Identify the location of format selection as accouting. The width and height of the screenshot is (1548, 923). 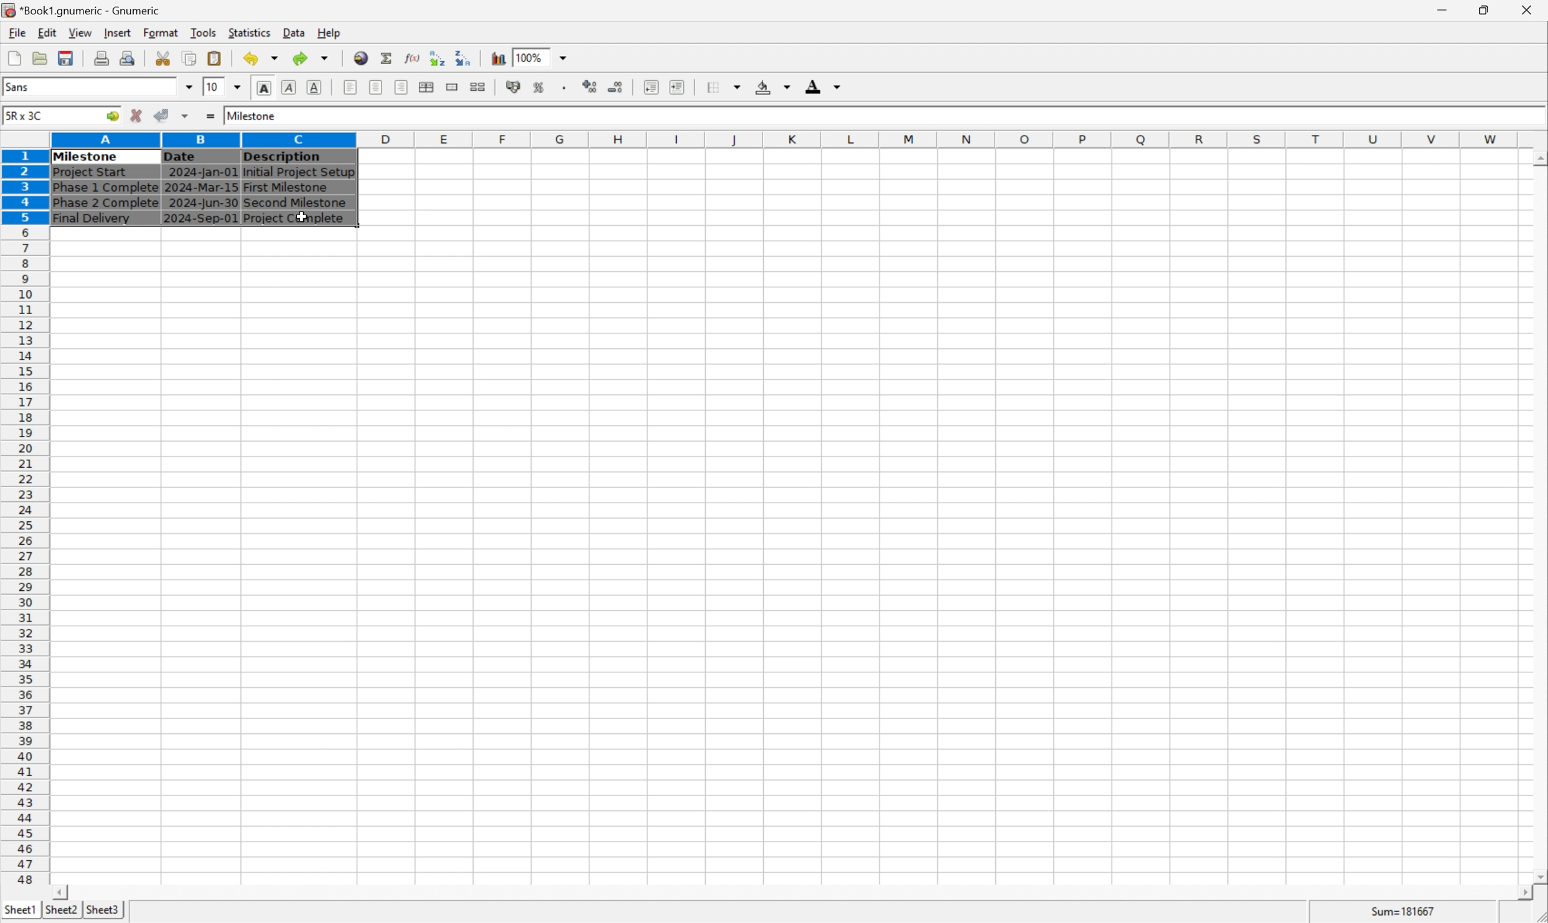
(515, 87).